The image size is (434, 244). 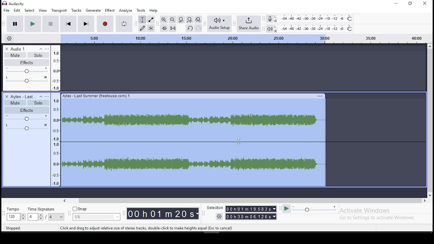 What do you see at coordinates (220, 24) in the screenshot?
I see `audio setup` at bounding box center [220, 24].